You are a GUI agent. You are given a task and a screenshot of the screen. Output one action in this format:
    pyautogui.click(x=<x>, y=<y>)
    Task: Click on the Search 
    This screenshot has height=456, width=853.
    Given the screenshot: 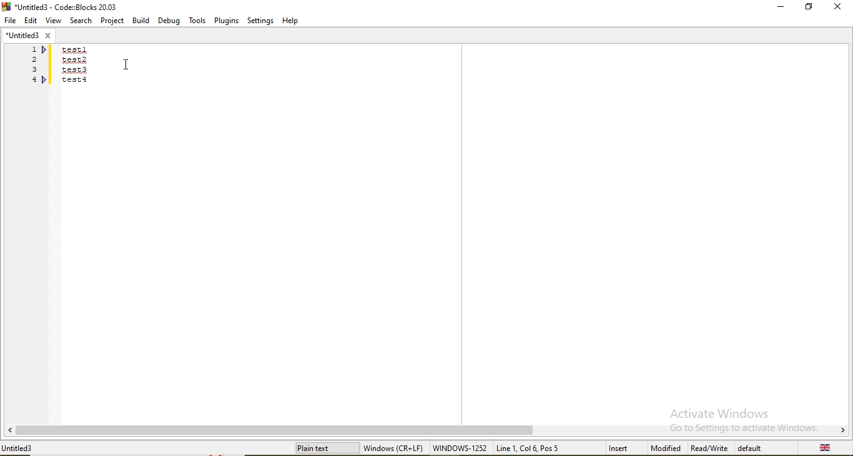 What is the action you would take?
    pyautogui.click(x=79, y=20)
    